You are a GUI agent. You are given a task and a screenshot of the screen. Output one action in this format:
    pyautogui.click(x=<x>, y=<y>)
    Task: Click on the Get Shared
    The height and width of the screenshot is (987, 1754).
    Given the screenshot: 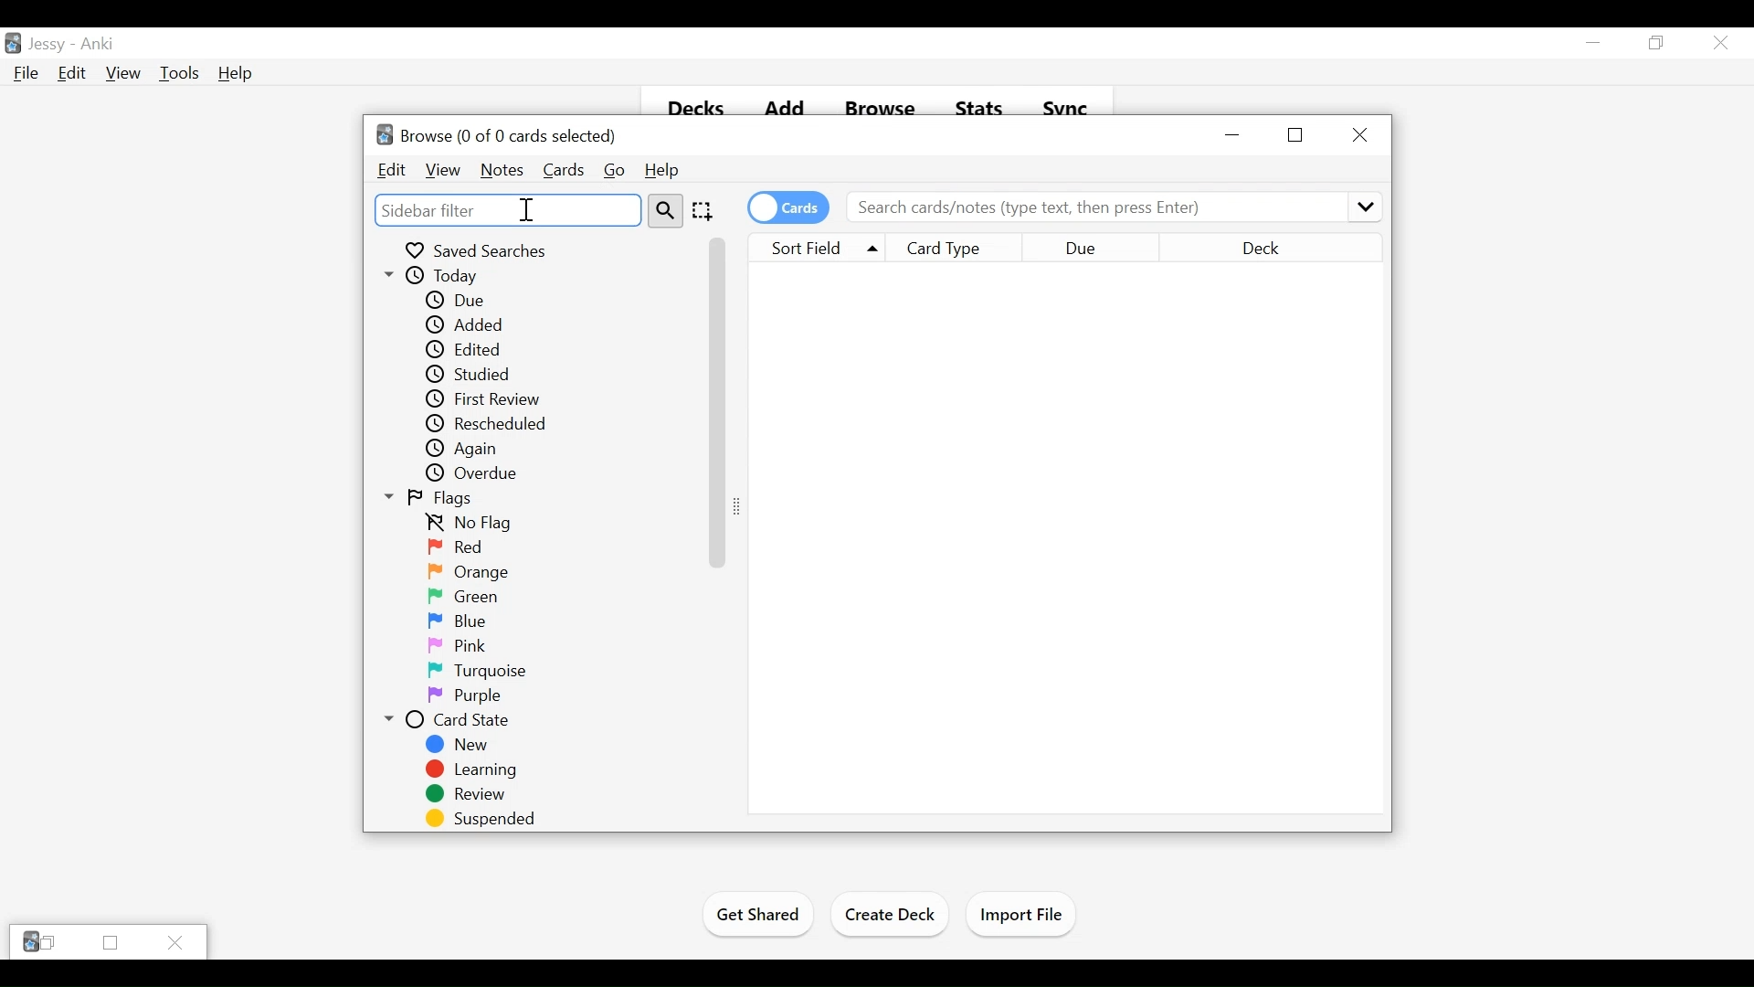 What is the action you would take?
    pyautogui.click(x=758, y=918)
    